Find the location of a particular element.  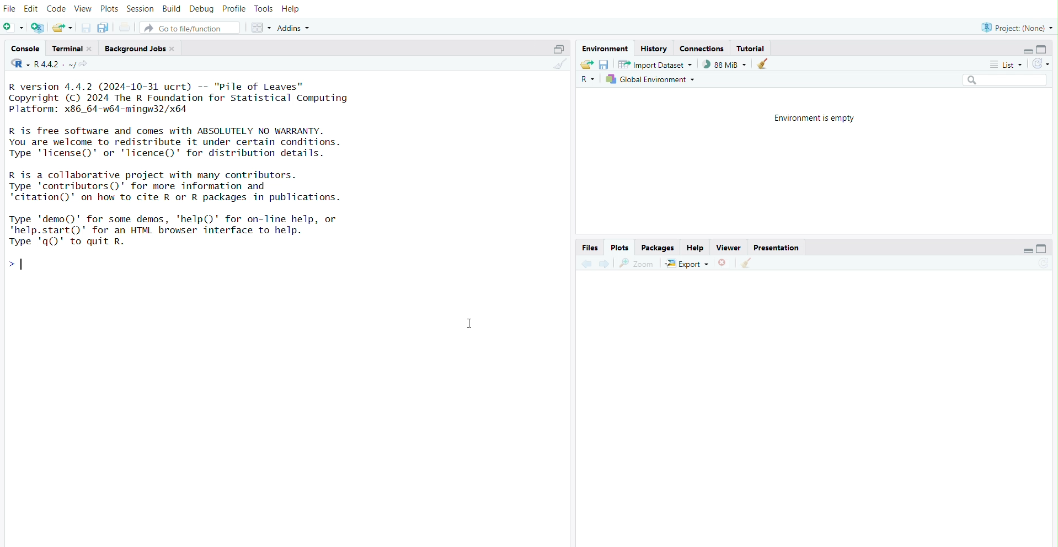

project: (None) is located at coordinates (1015, 26).